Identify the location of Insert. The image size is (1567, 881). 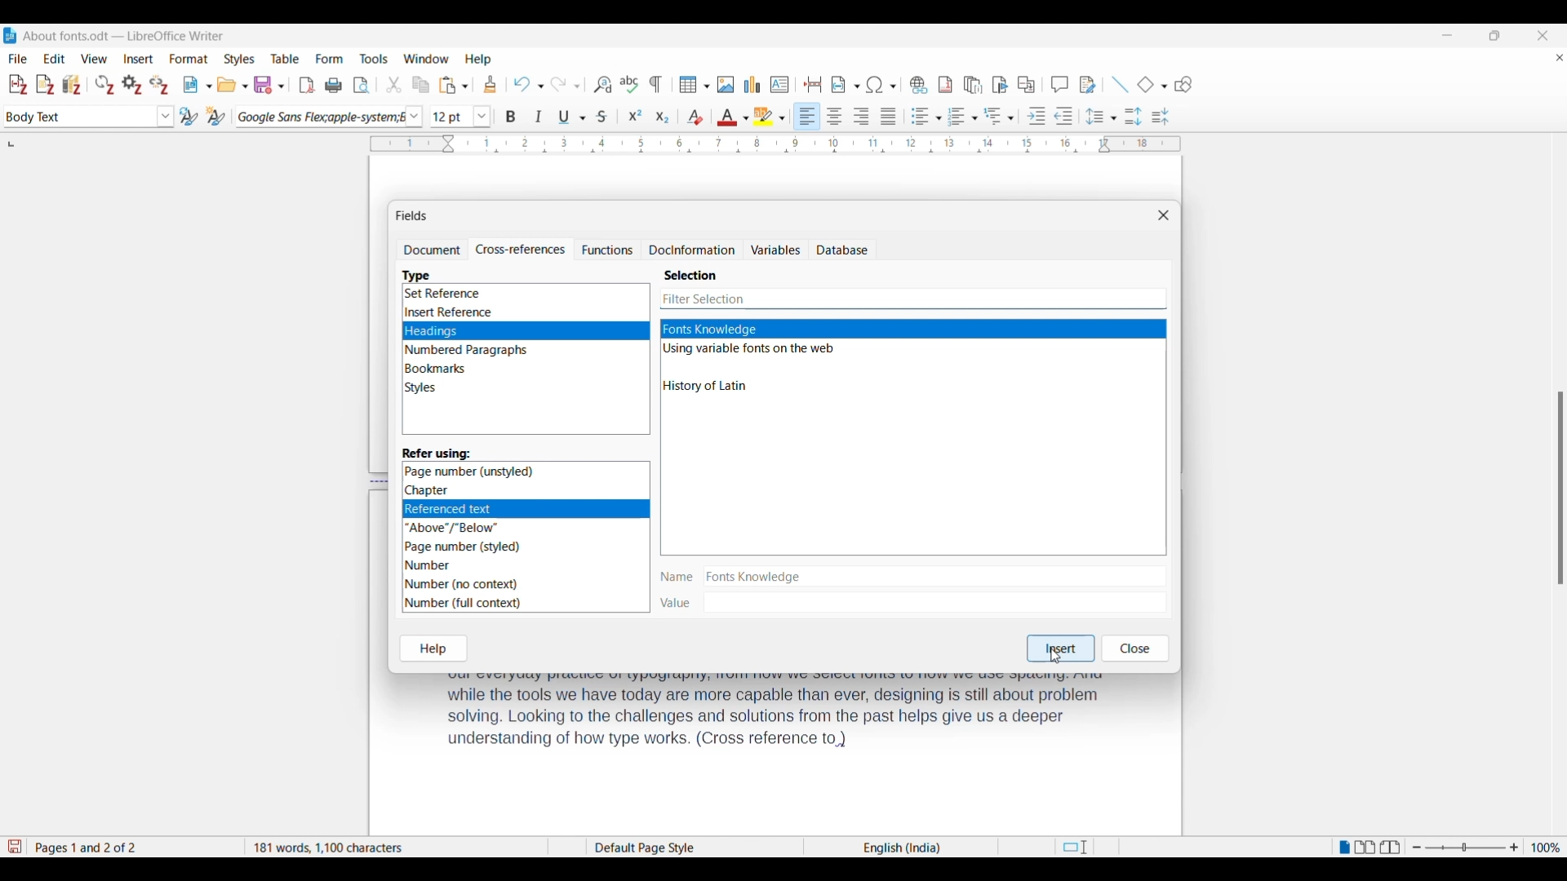
(1061, 649).